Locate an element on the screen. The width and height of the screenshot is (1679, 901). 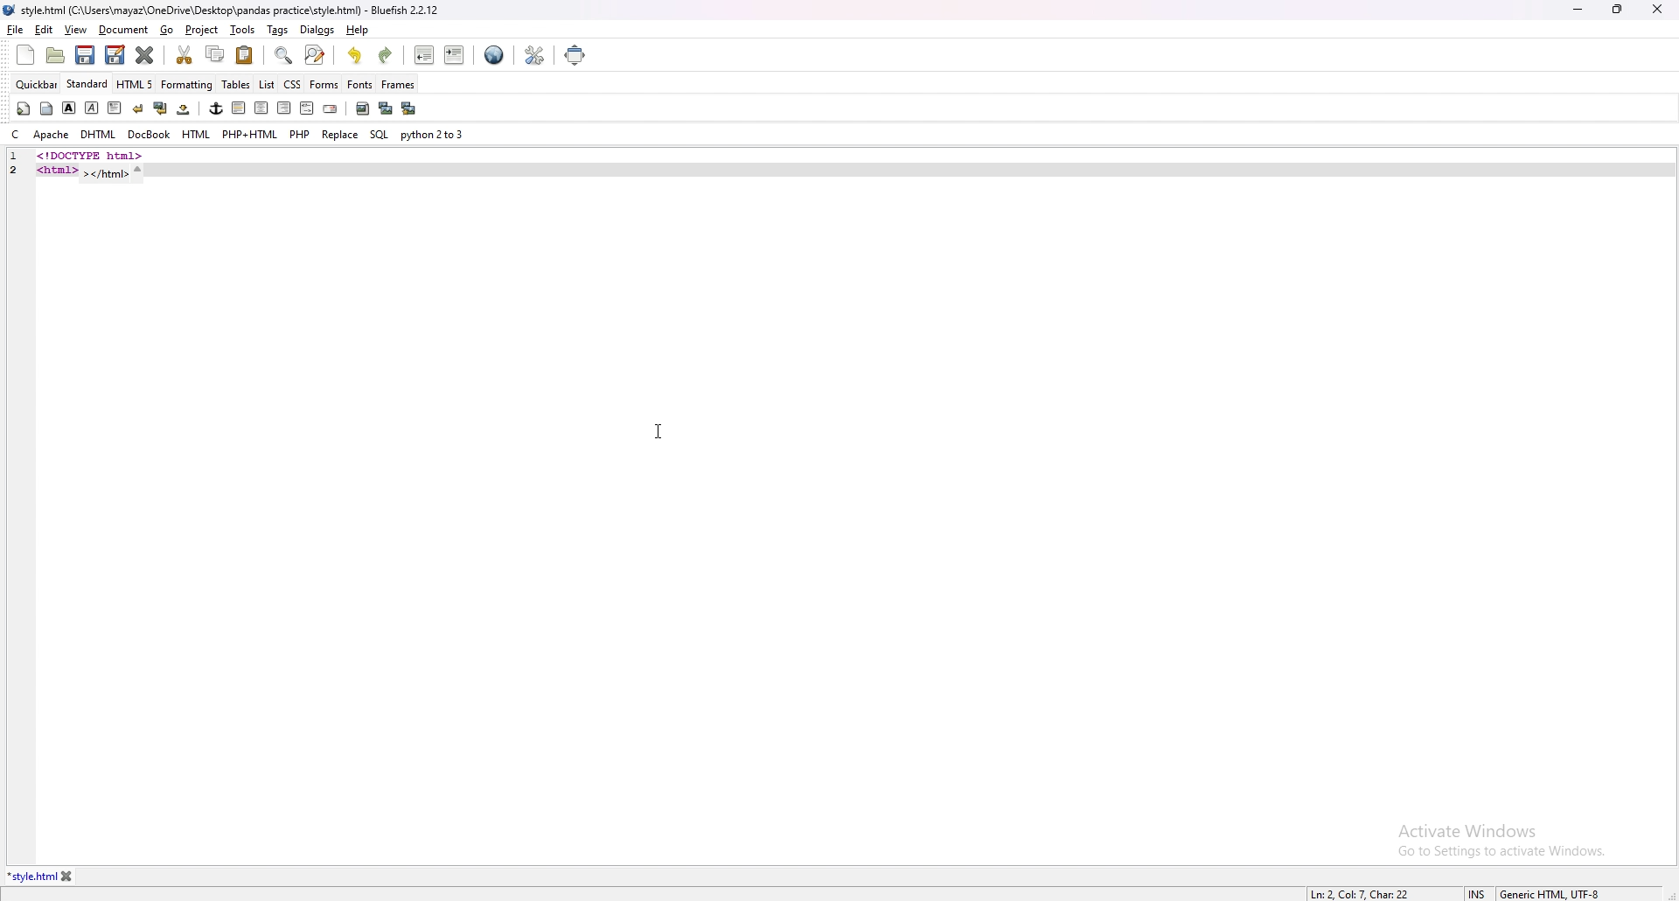
non breaking space is located at coordinates (185, 108).